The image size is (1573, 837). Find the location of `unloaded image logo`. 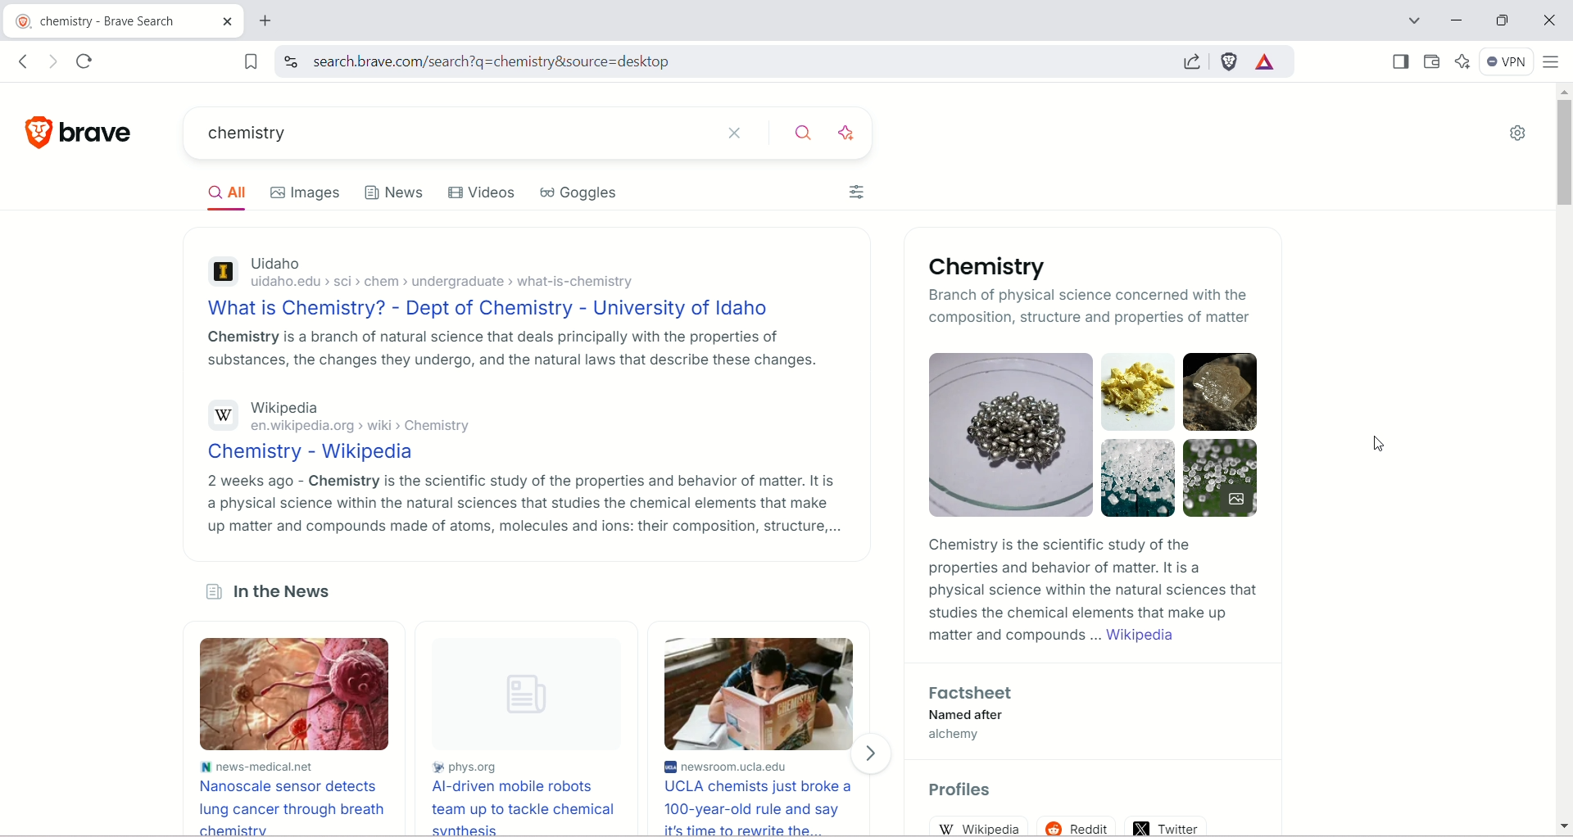

unloaded image logo is located at coordinates (520, 694).